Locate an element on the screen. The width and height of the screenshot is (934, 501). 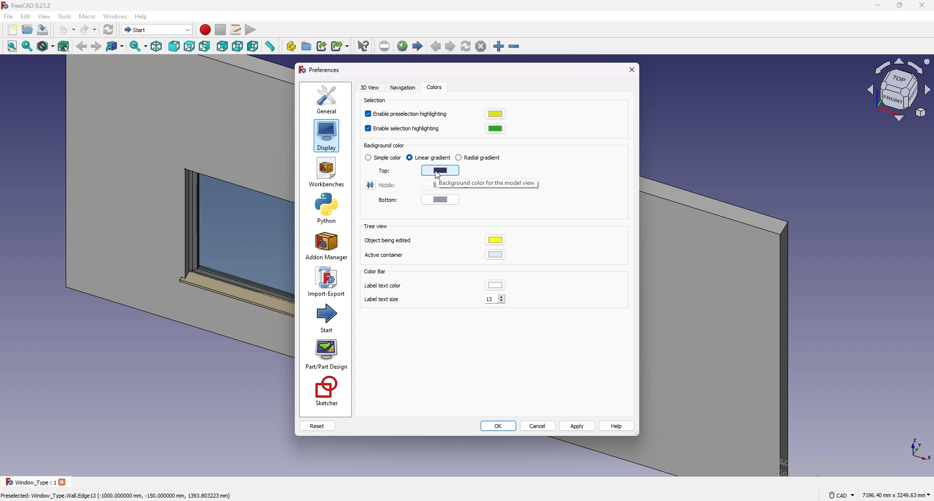
zoom in is located at coordinates (499, 47).